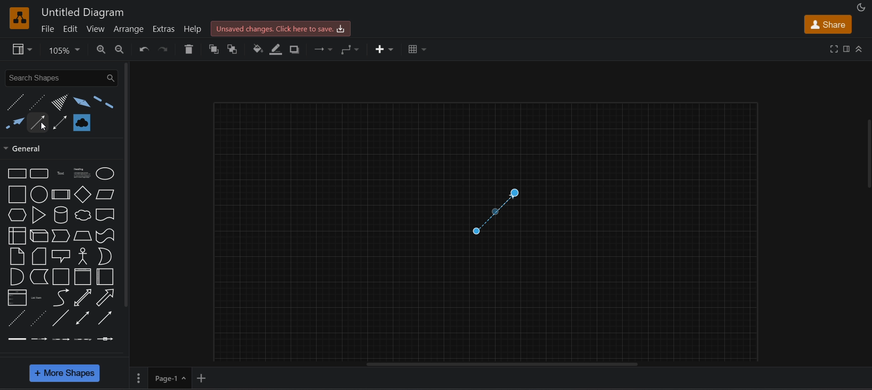 Image resolution: width=872 pixels, height=390 pixels. Describe the element at coordinates (36, 296) in the screenshot. I see `list item` at that location.